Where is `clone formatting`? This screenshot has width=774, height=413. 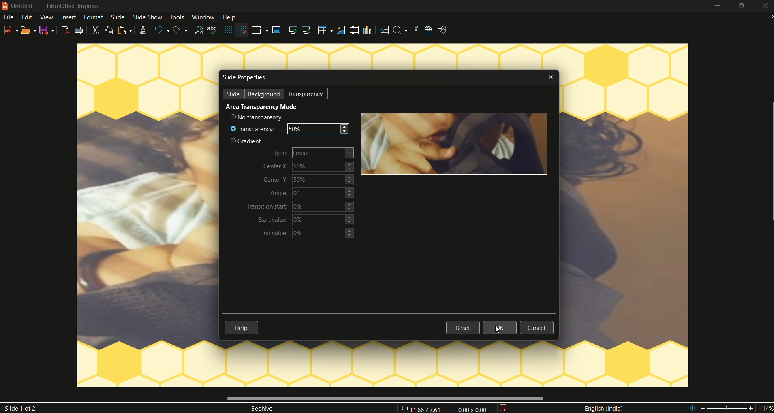 clone formatting is located at coordinates (142, 30).